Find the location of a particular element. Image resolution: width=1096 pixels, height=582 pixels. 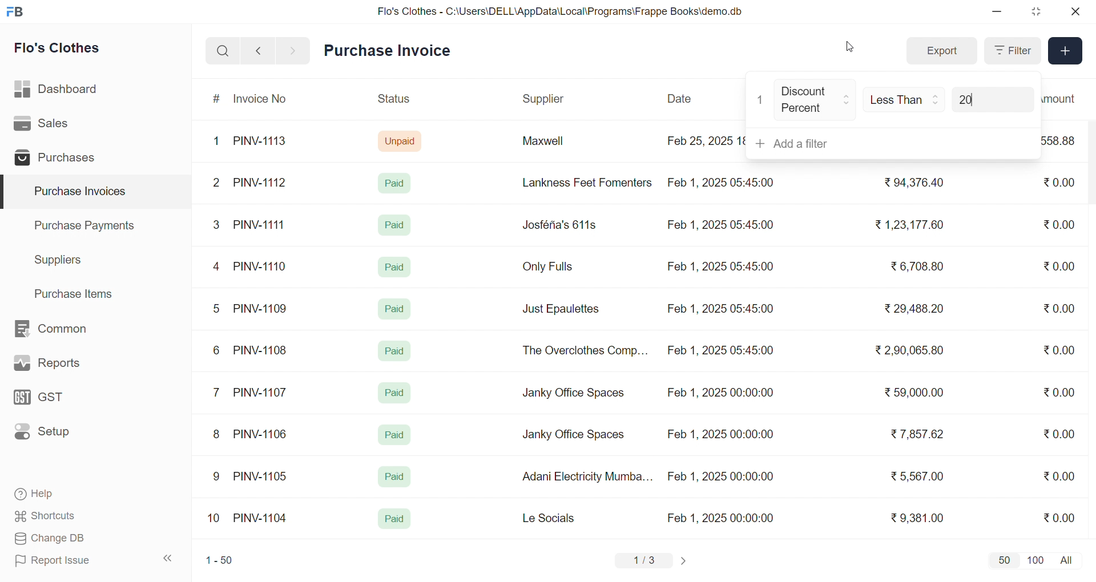

5 is located at coordinates (216, 308).